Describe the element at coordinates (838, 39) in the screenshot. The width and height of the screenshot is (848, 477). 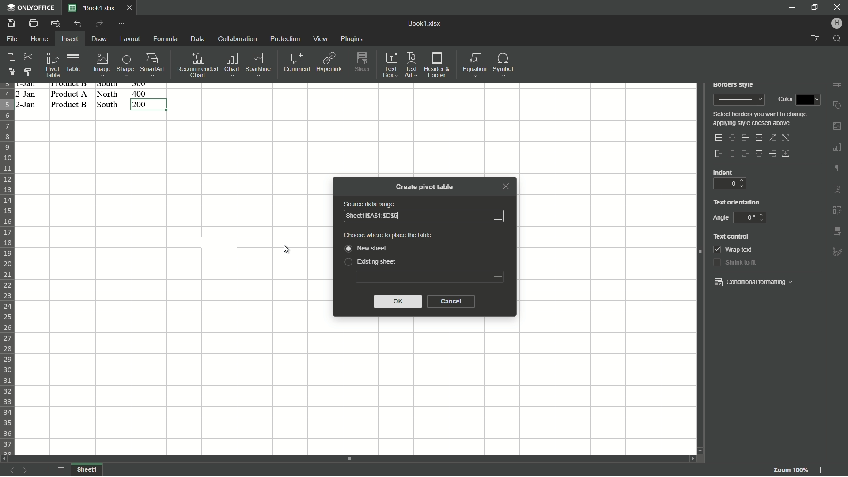
I see `find` at that location.